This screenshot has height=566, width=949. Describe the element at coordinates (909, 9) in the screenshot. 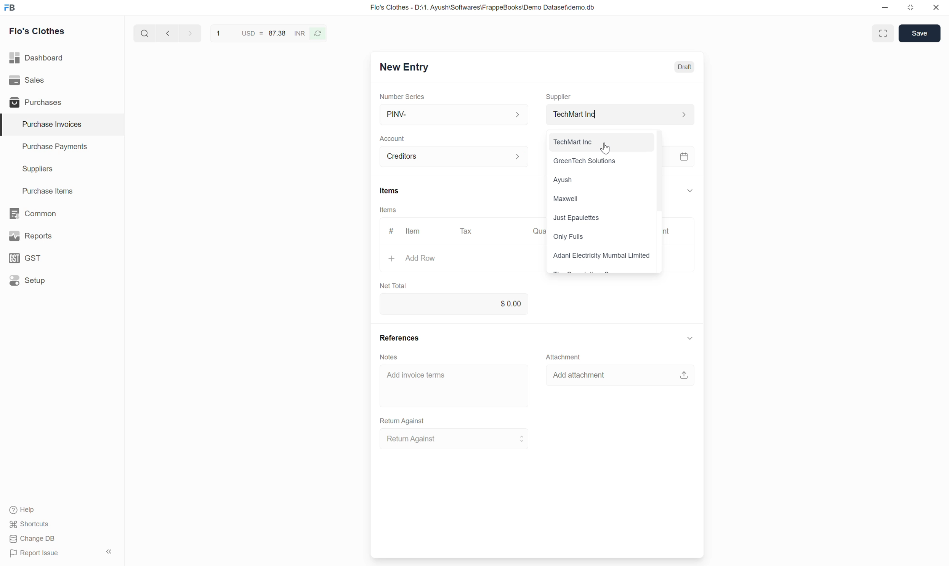

I see `restore down` at that location.